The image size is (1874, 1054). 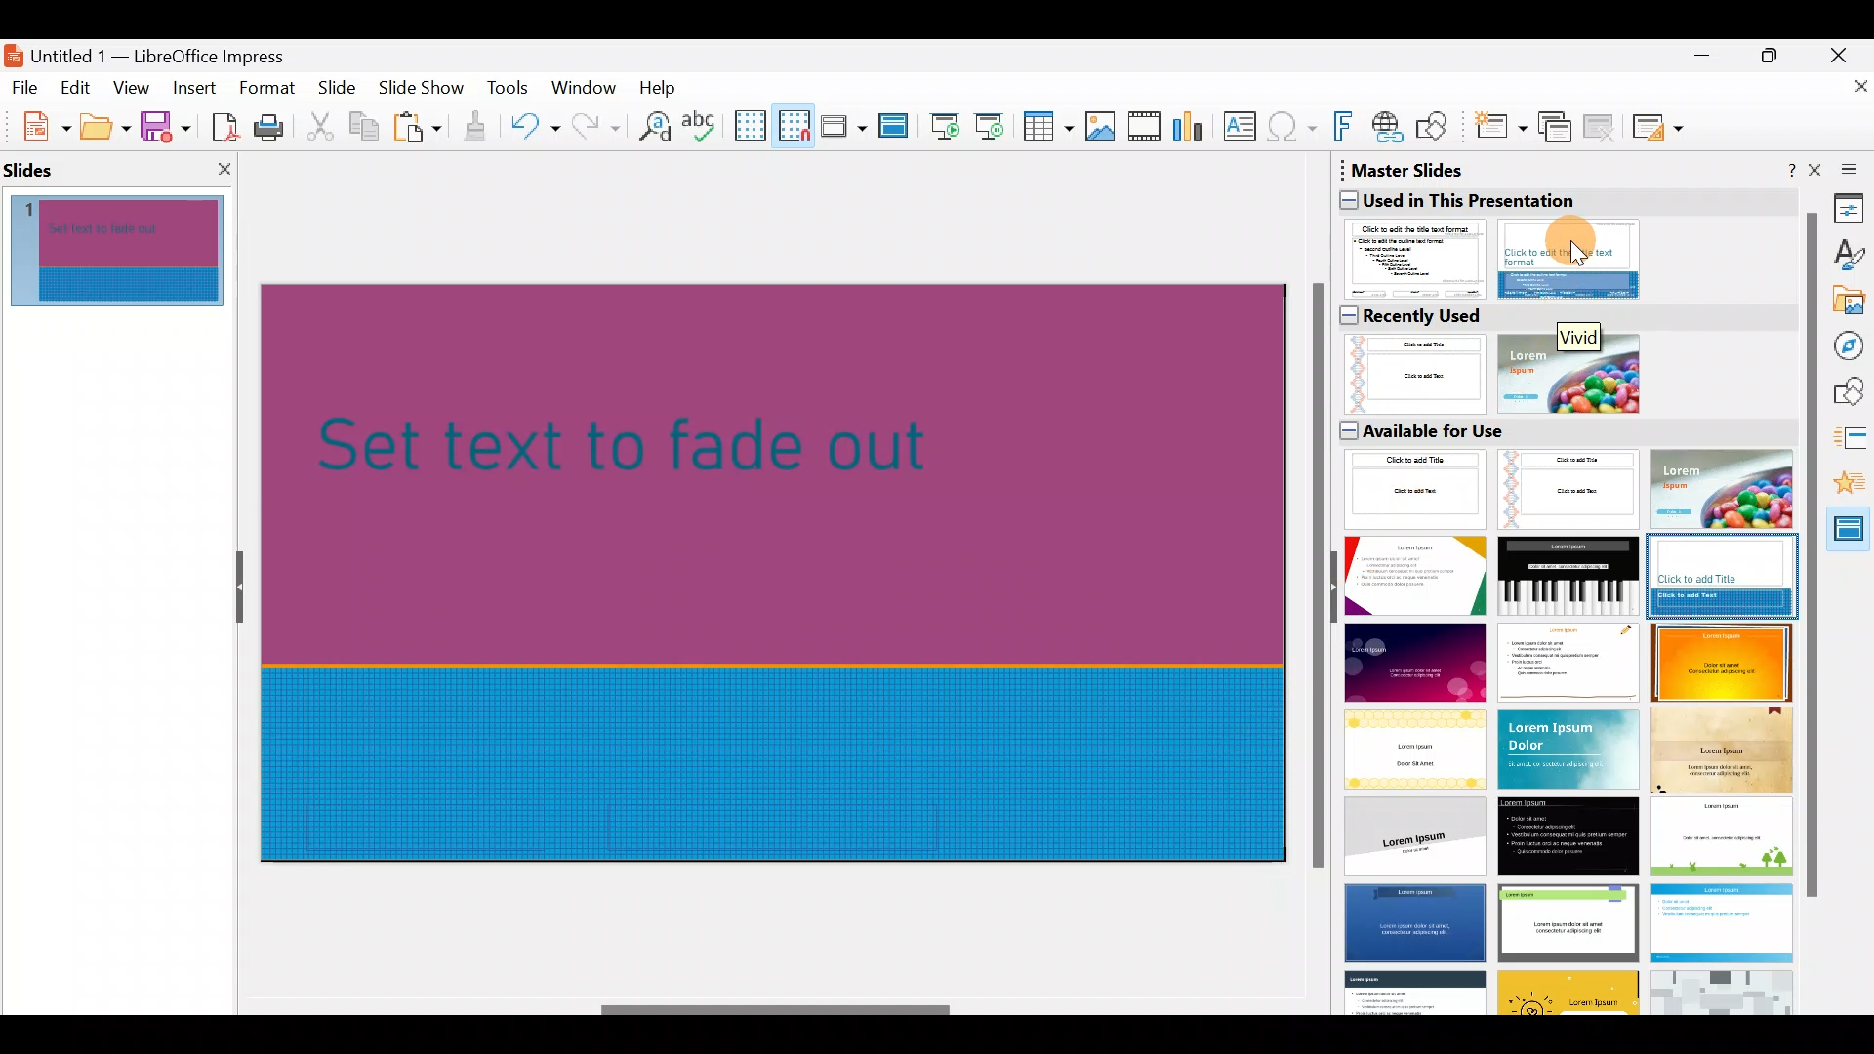 I want to click on Recently used, so click(x=1556, y=357).